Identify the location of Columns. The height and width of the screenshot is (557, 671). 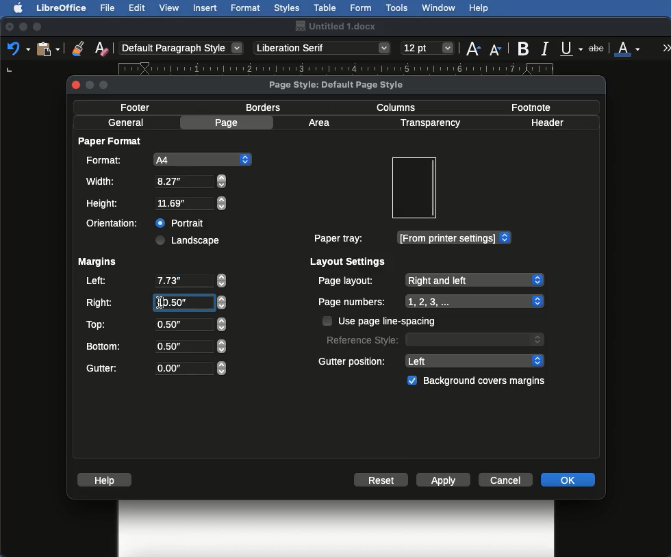
(400, 106).